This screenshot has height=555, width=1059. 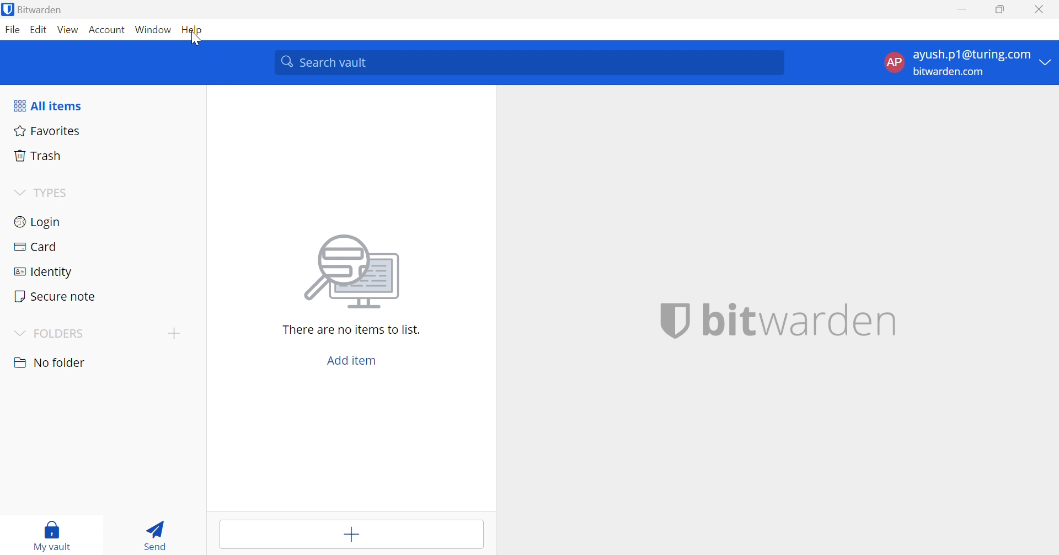 What do you see at coordinates (105, 156) in the screenshot?
I see `Trash` at bounding box center [105, 156].